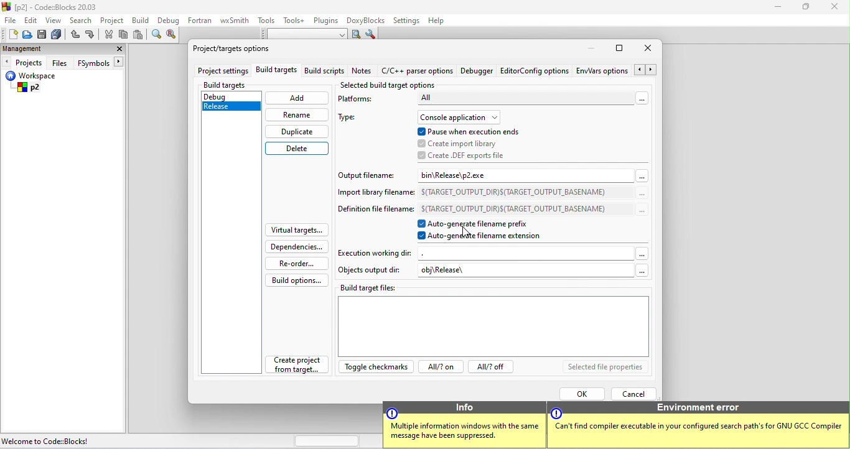  I want to click on all?on, so click(439, 368).